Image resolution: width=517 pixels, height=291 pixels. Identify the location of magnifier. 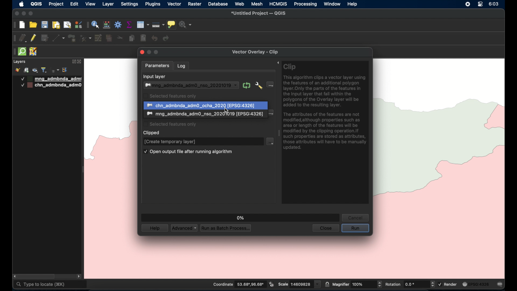
(357, 284).